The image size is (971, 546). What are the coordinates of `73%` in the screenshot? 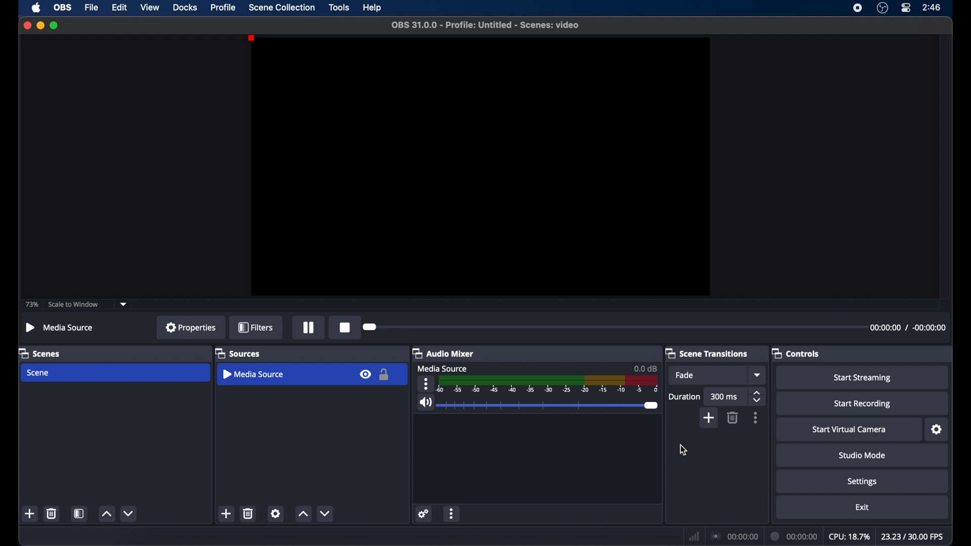 It's located at (31, 305).